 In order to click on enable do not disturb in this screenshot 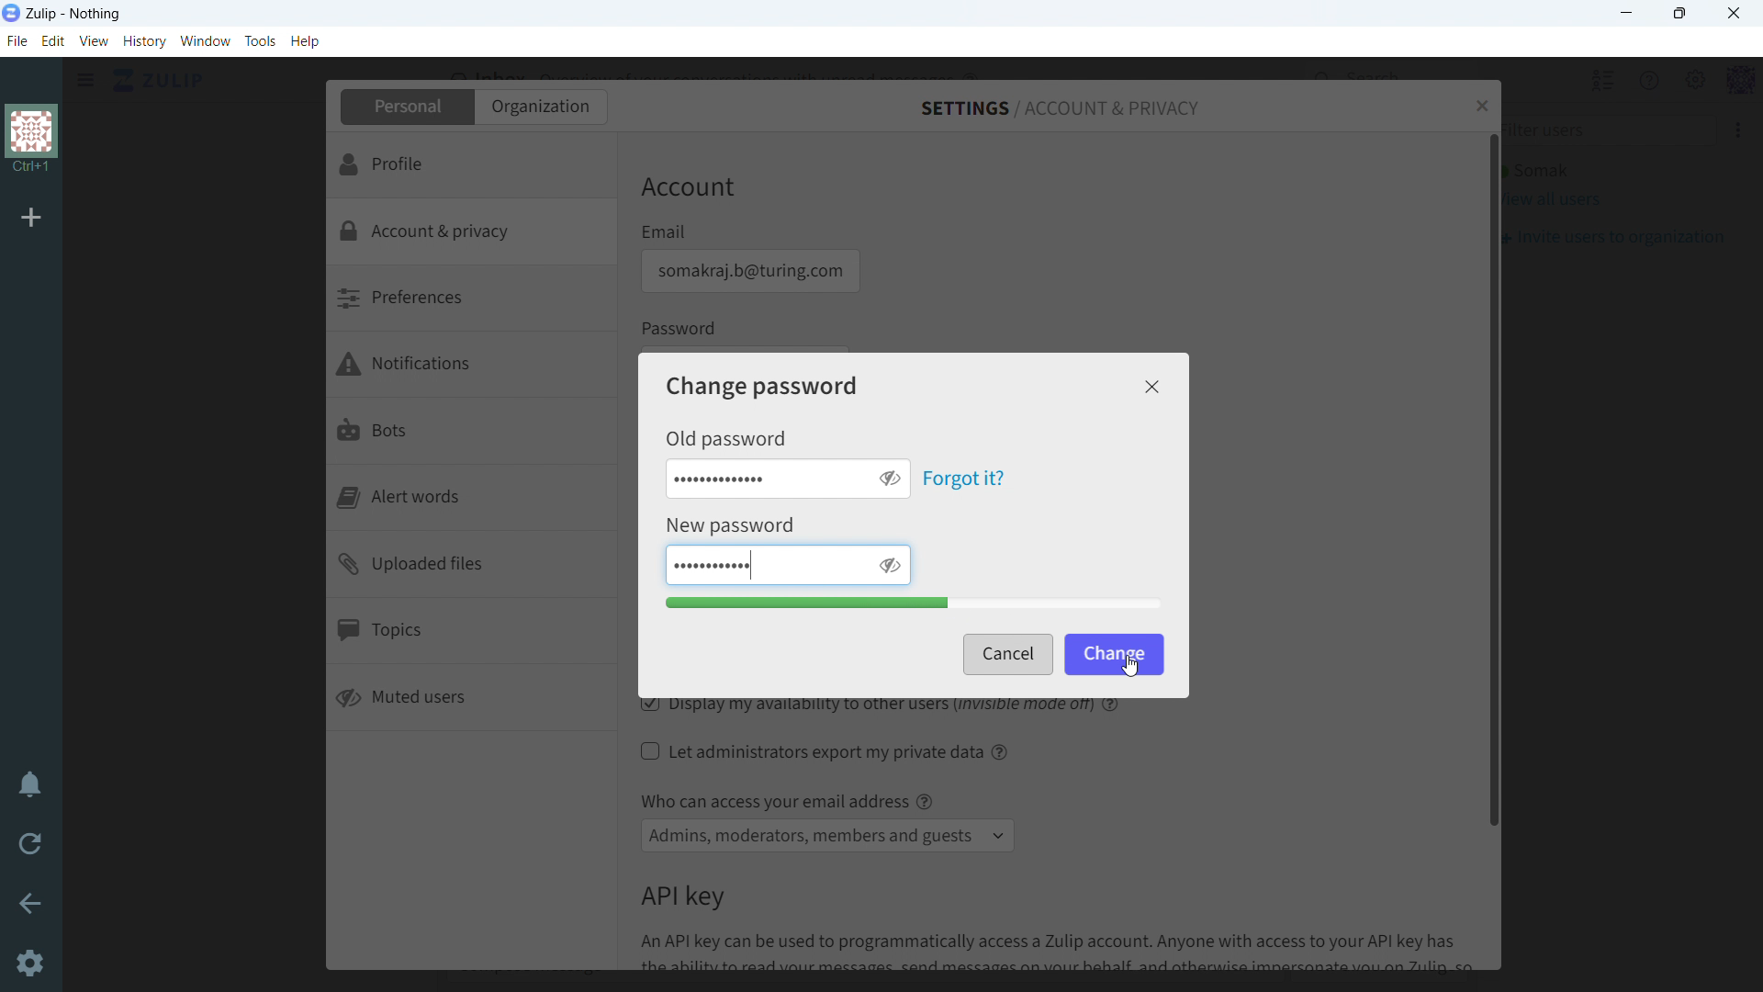, I will do `click(30, 783)`.